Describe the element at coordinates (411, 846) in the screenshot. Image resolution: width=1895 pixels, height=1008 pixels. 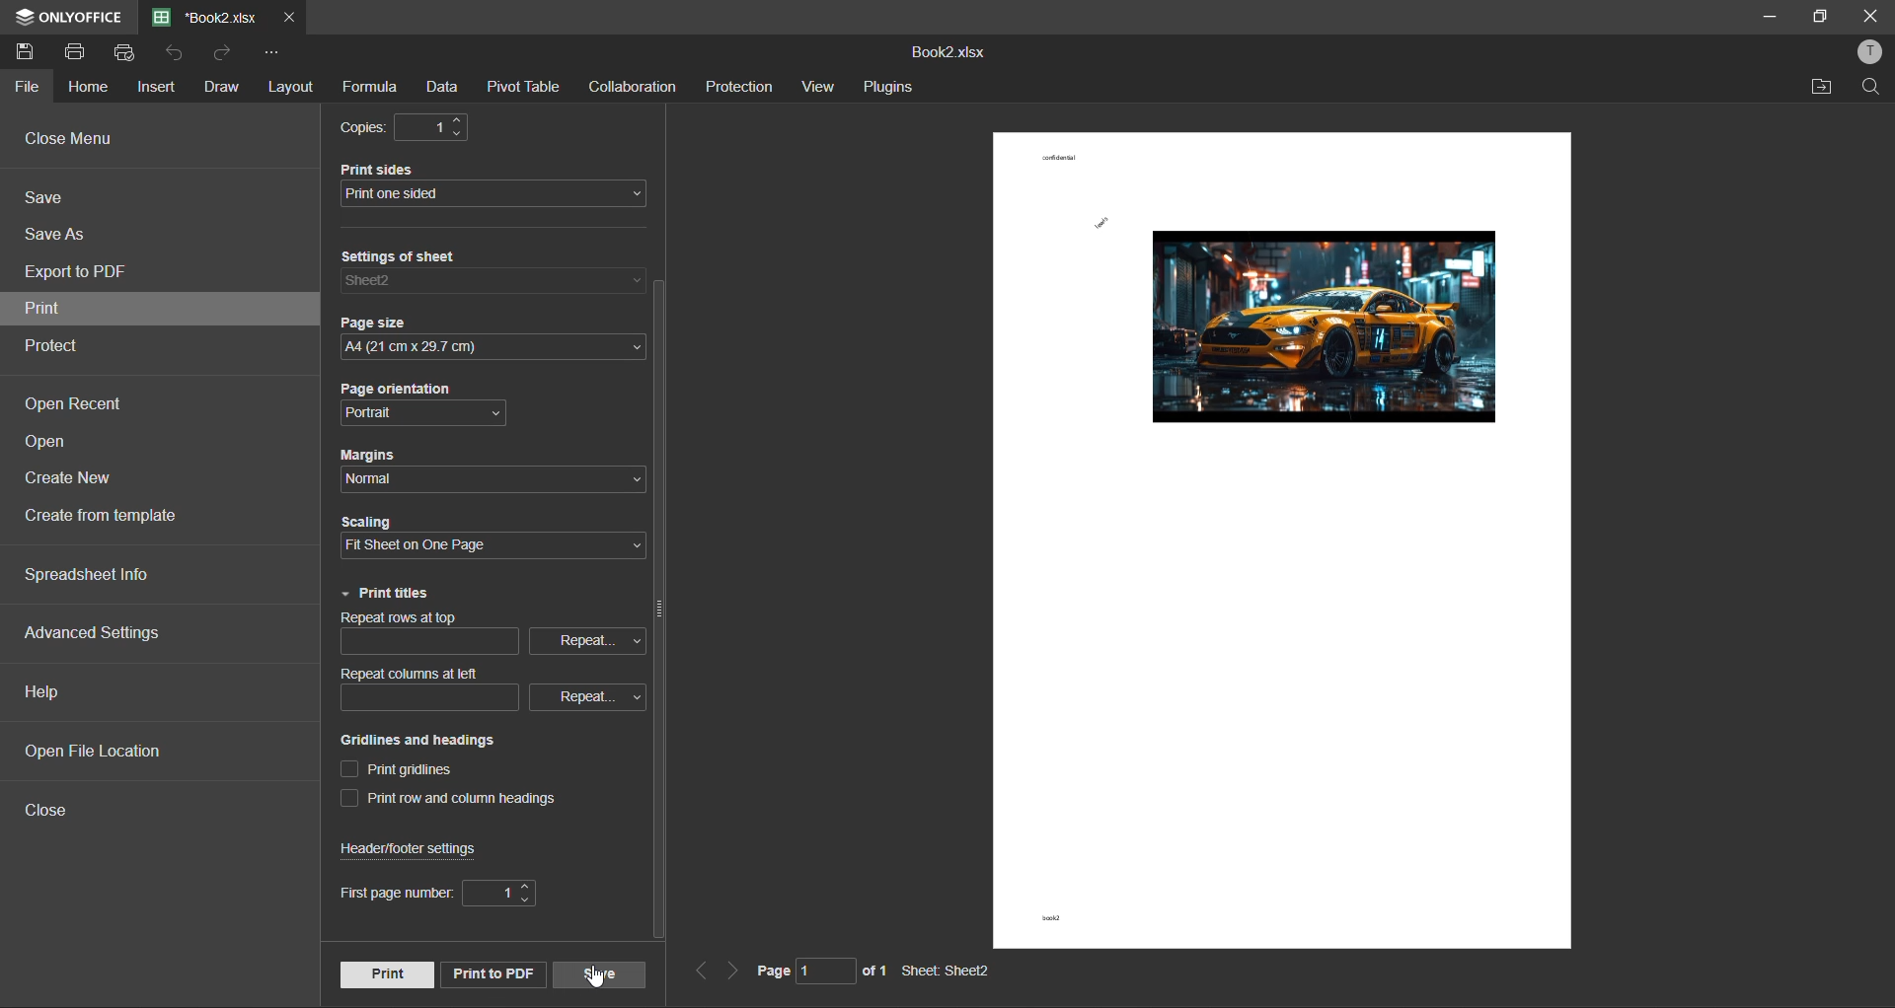
I see `header/footer settings` at that location.